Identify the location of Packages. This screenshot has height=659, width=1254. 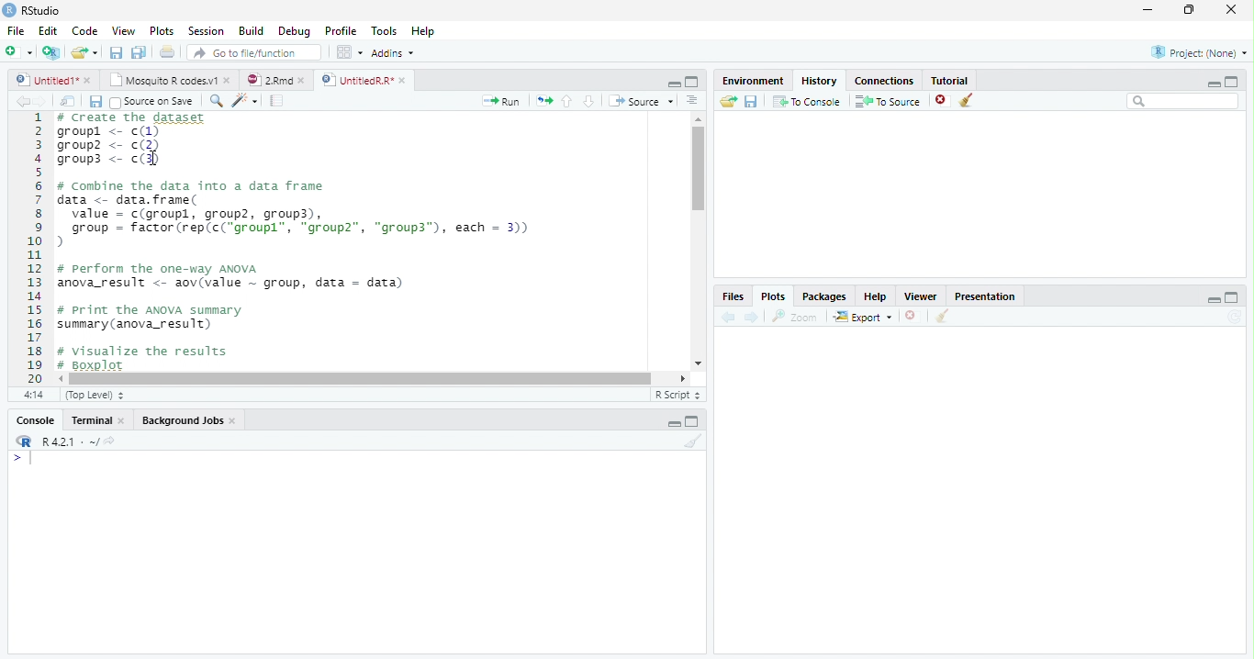
(826, 296).